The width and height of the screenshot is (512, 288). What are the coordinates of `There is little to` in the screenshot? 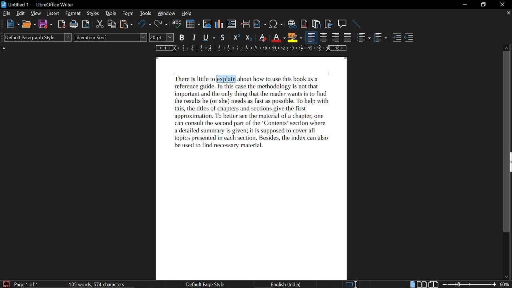 It's located at (193, 79).